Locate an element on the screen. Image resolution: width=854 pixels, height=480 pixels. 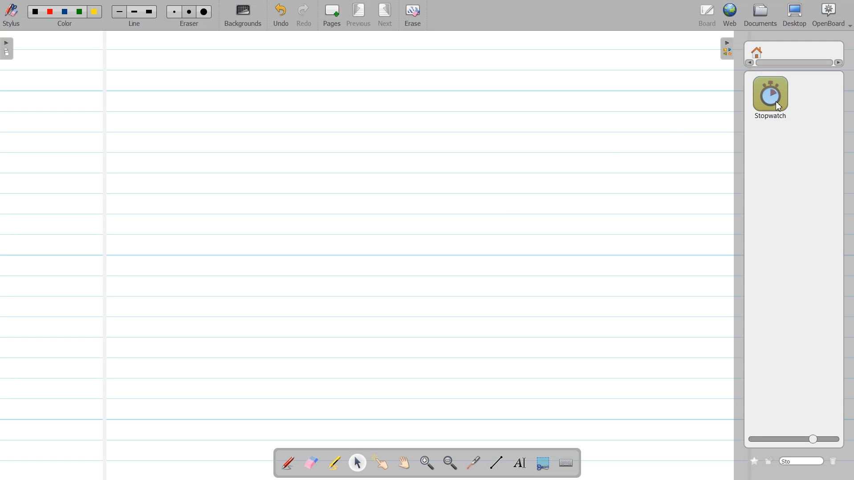
Drop down box is located at coordinates (849, 23).